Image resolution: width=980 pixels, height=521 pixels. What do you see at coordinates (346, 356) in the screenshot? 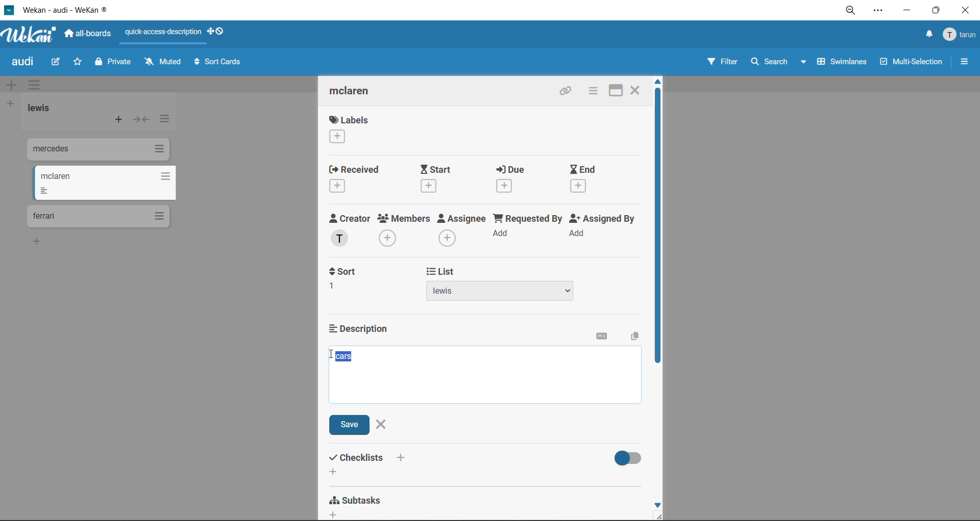
I see `selected description` at bounding box center [346, 356].